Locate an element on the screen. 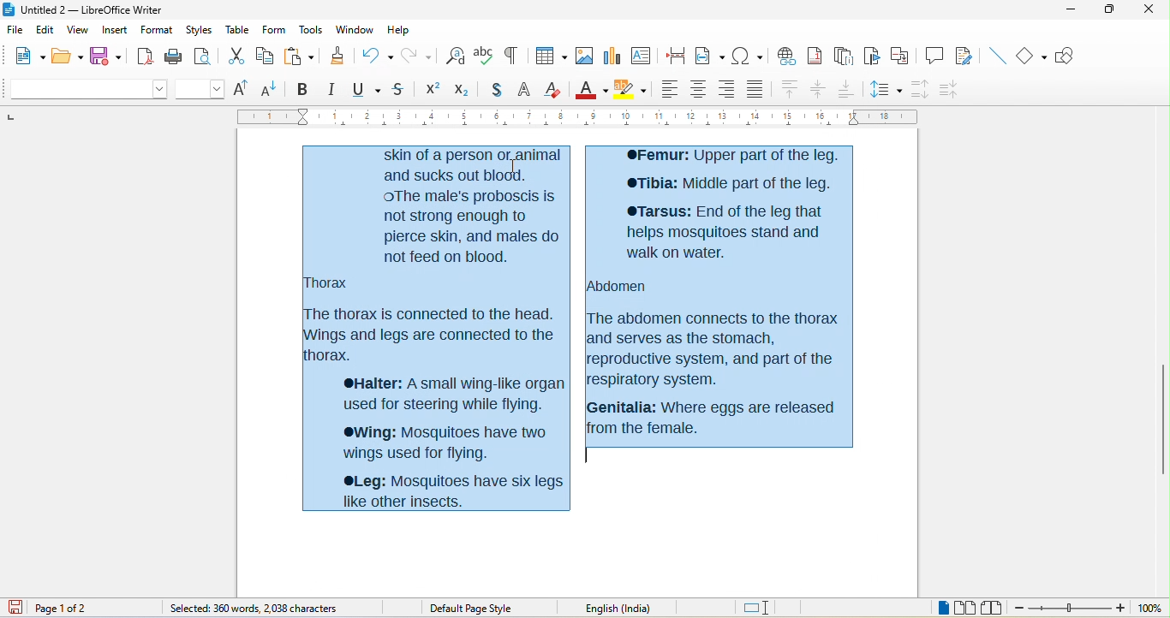 This screenshot has height=618, width=1170. field is located at coordinates (710, 56).